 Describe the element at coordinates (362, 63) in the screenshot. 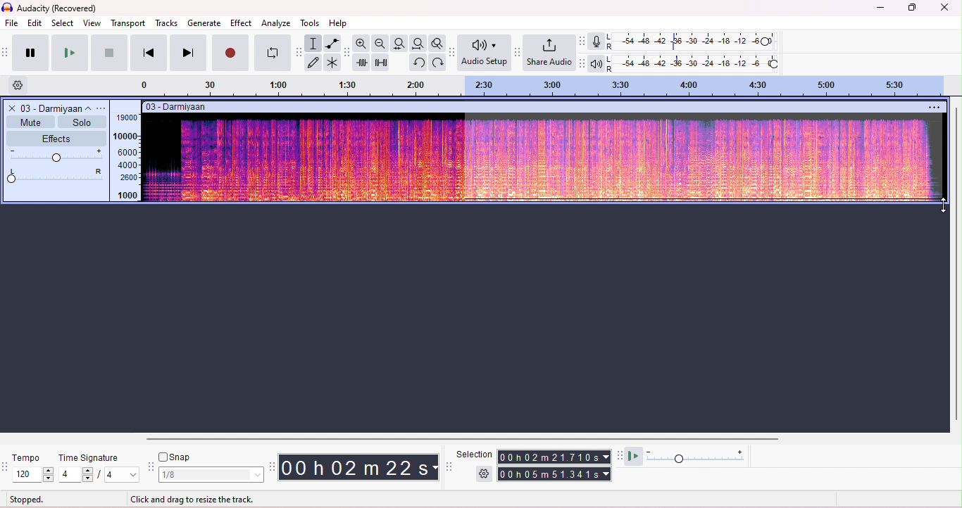

I see `trim outside selection` at that location.